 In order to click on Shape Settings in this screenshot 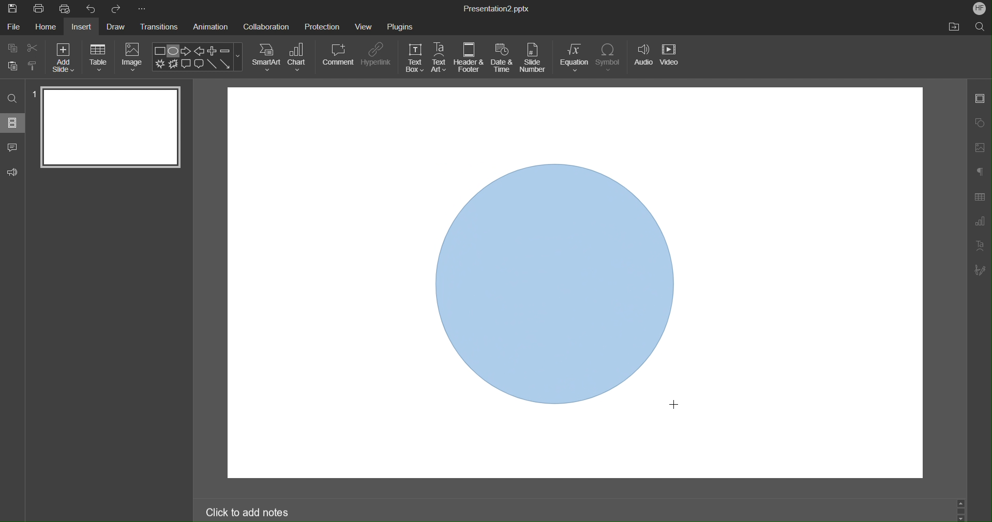, I will do `click(981, 122)`.